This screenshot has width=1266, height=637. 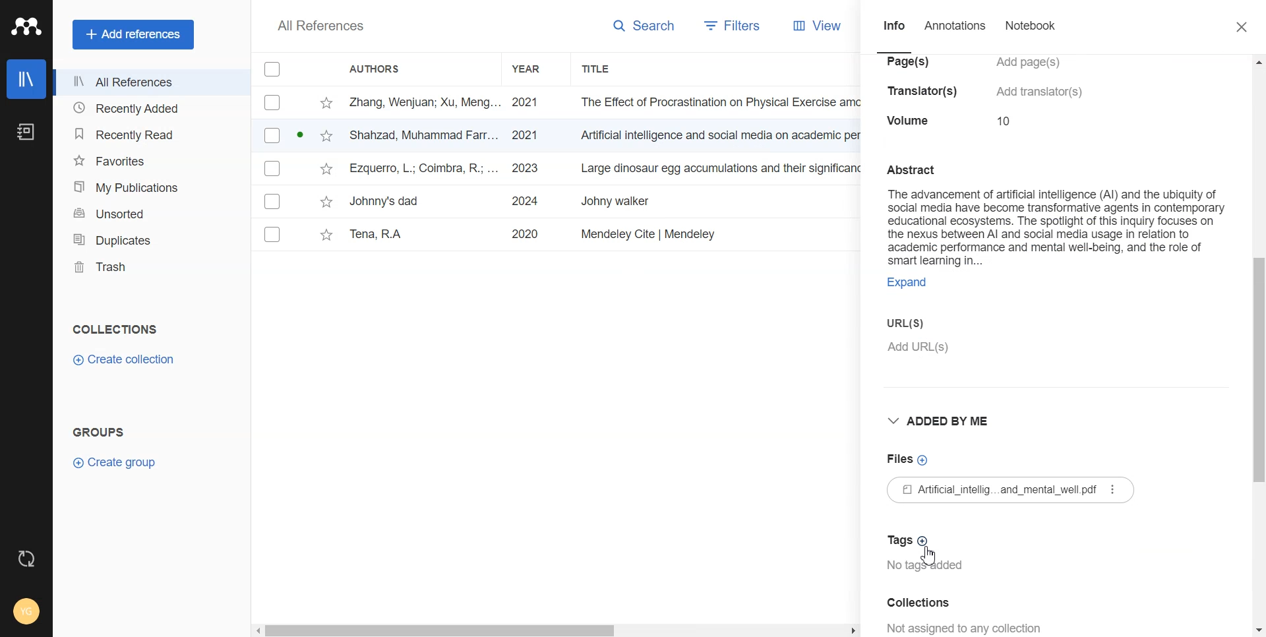 I want to click on Library, so click(x=27, y=79).